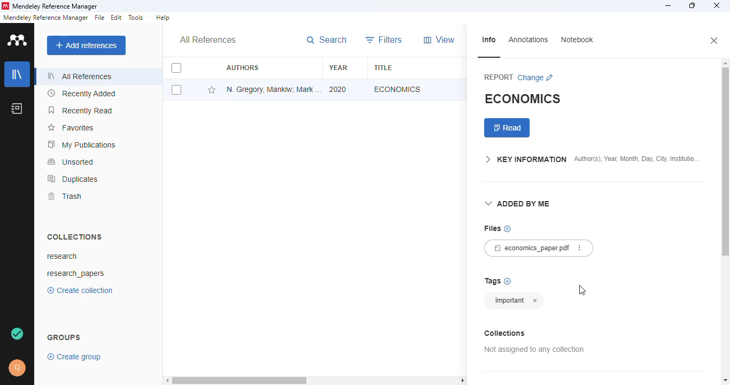  I want to click on recently added, so click(81, 94).